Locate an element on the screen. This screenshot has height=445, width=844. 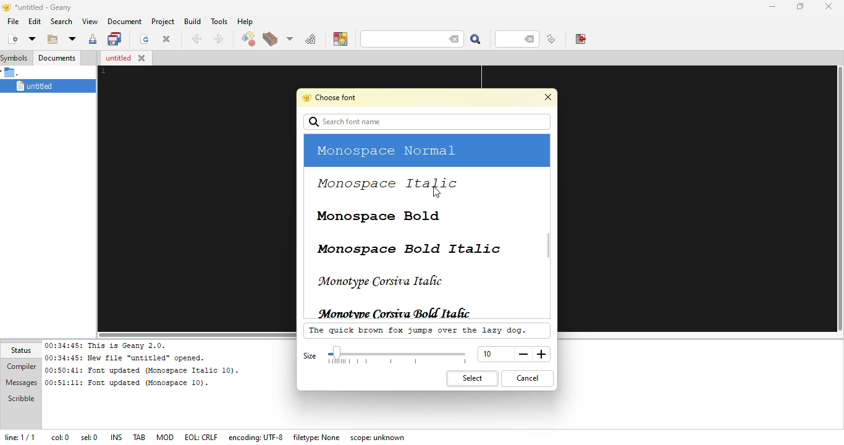
status is located at coordinates (23, 350).